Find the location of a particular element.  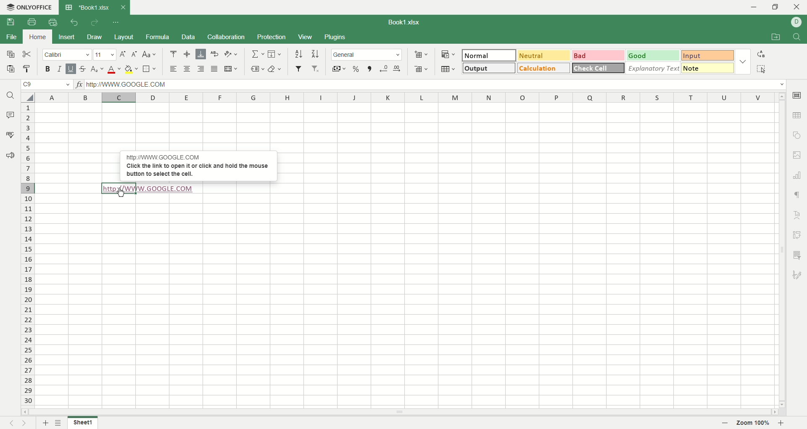

subscript is located at coordinates (97, 70).